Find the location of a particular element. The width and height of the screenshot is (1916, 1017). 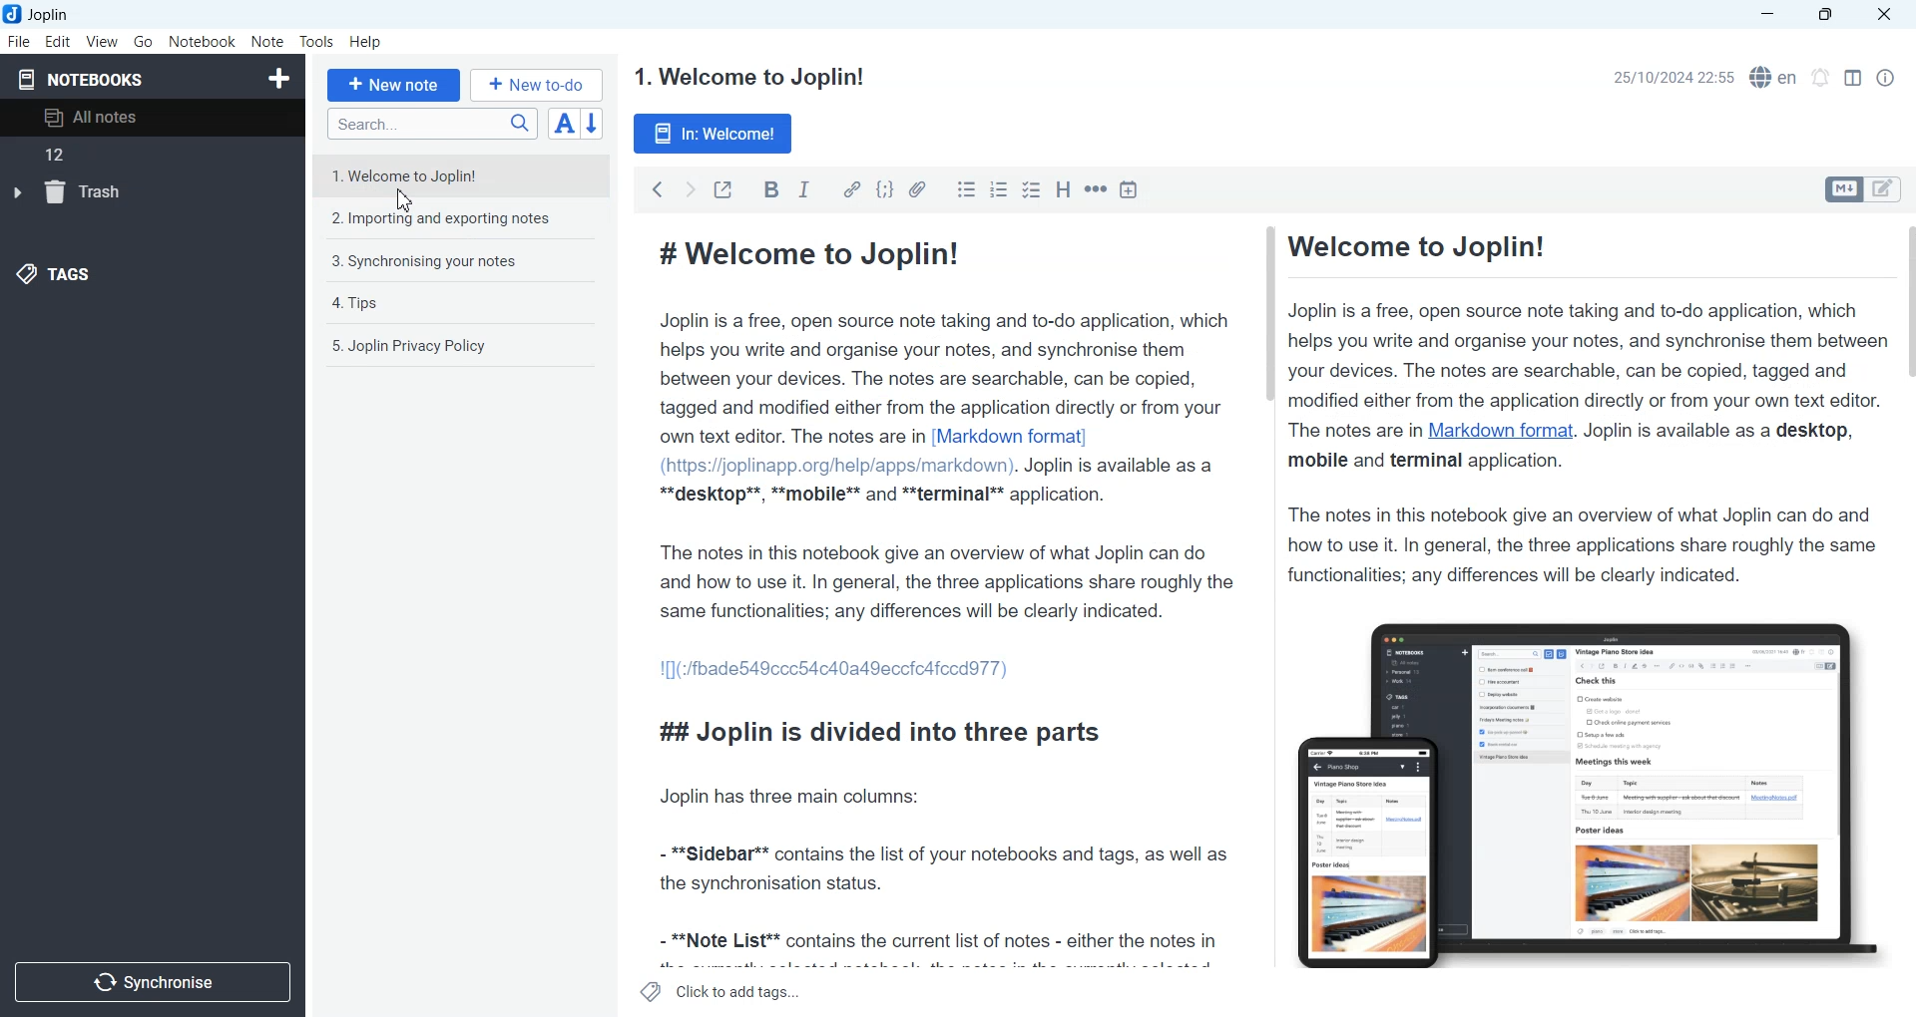

1. Welcome to Joplin! is located at coordinates (747, 77).